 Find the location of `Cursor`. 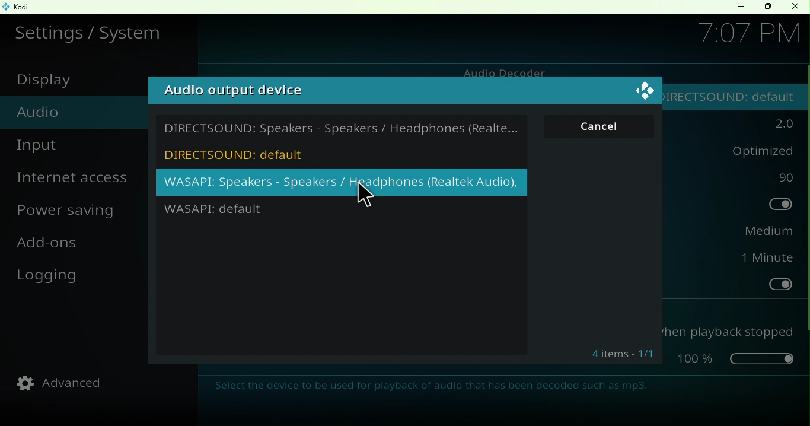

Cursor is located at coordinates (359, 194).